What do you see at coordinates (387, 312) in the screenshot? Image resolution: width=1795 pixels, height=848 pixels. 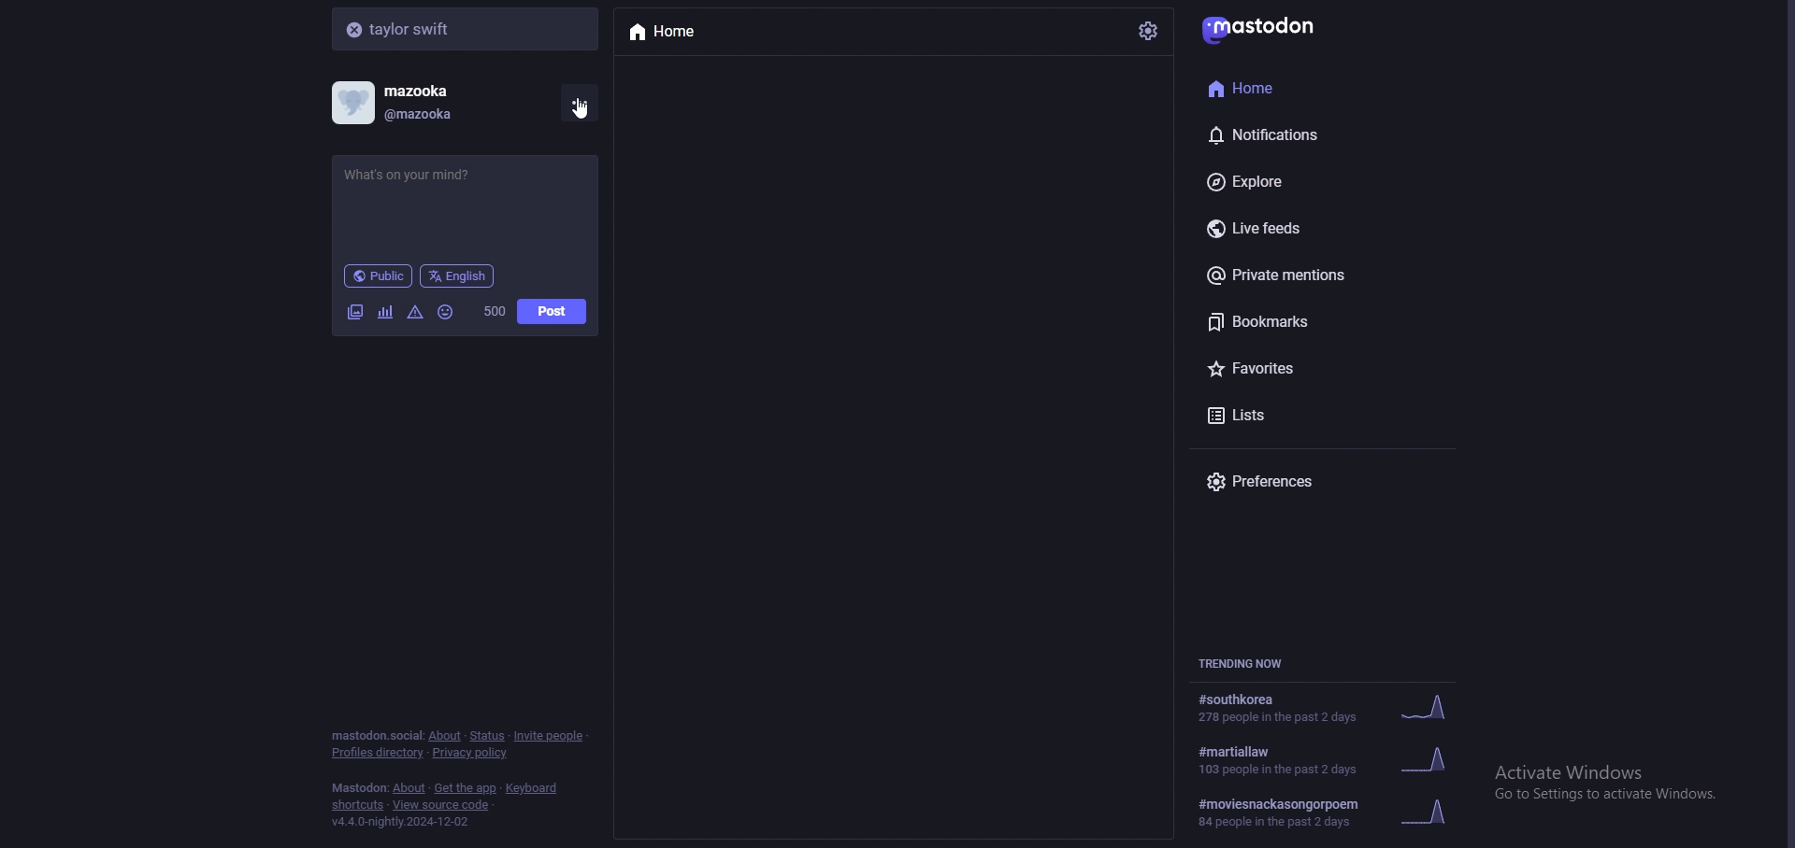 I see `polls` at bounding box center [387, 312].